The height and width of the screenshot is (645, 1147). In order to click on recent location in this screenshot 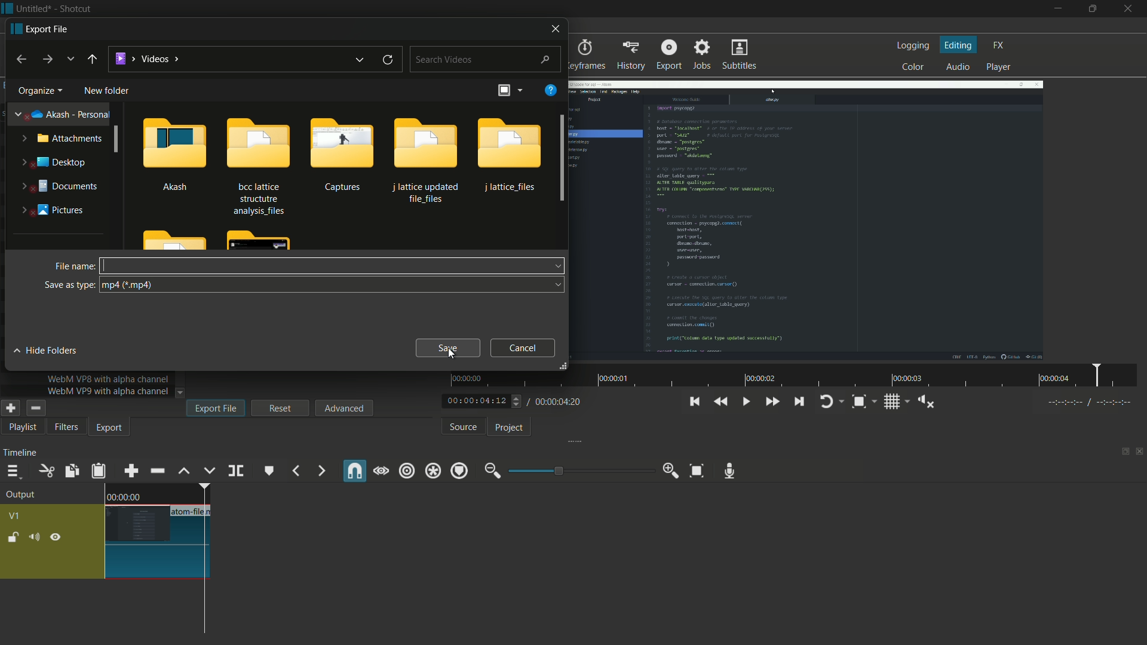, I will do `click(70, 59)`.